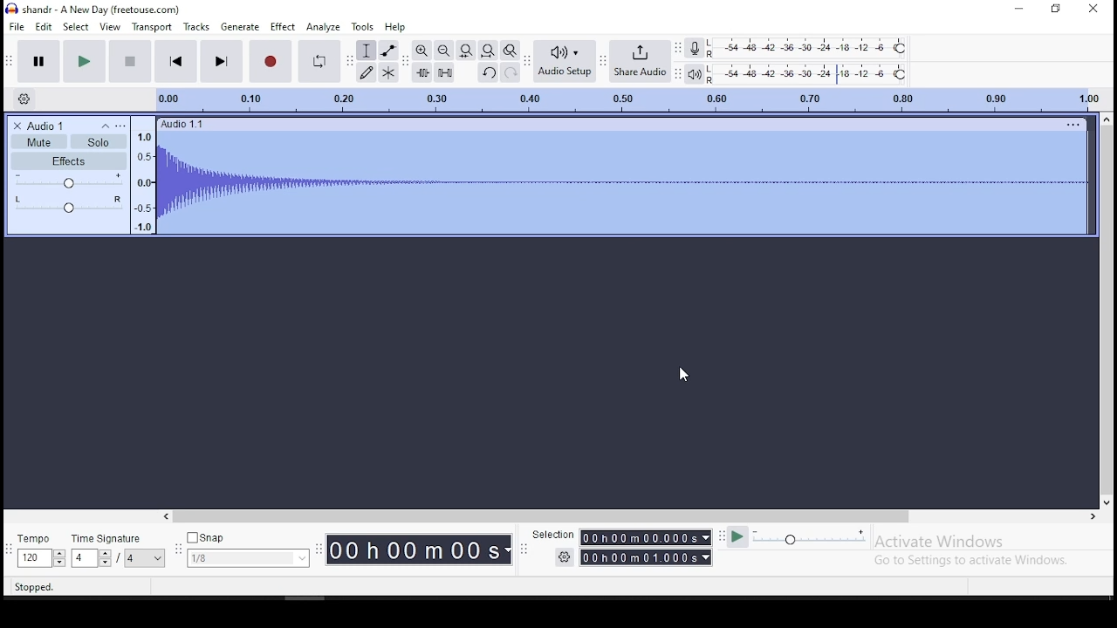 This screenshot has width=1117, height=628. What do you see at coordinates (465, 51) in the screenshot?
I see `fit selection to width` at bounding box center [465, 51].